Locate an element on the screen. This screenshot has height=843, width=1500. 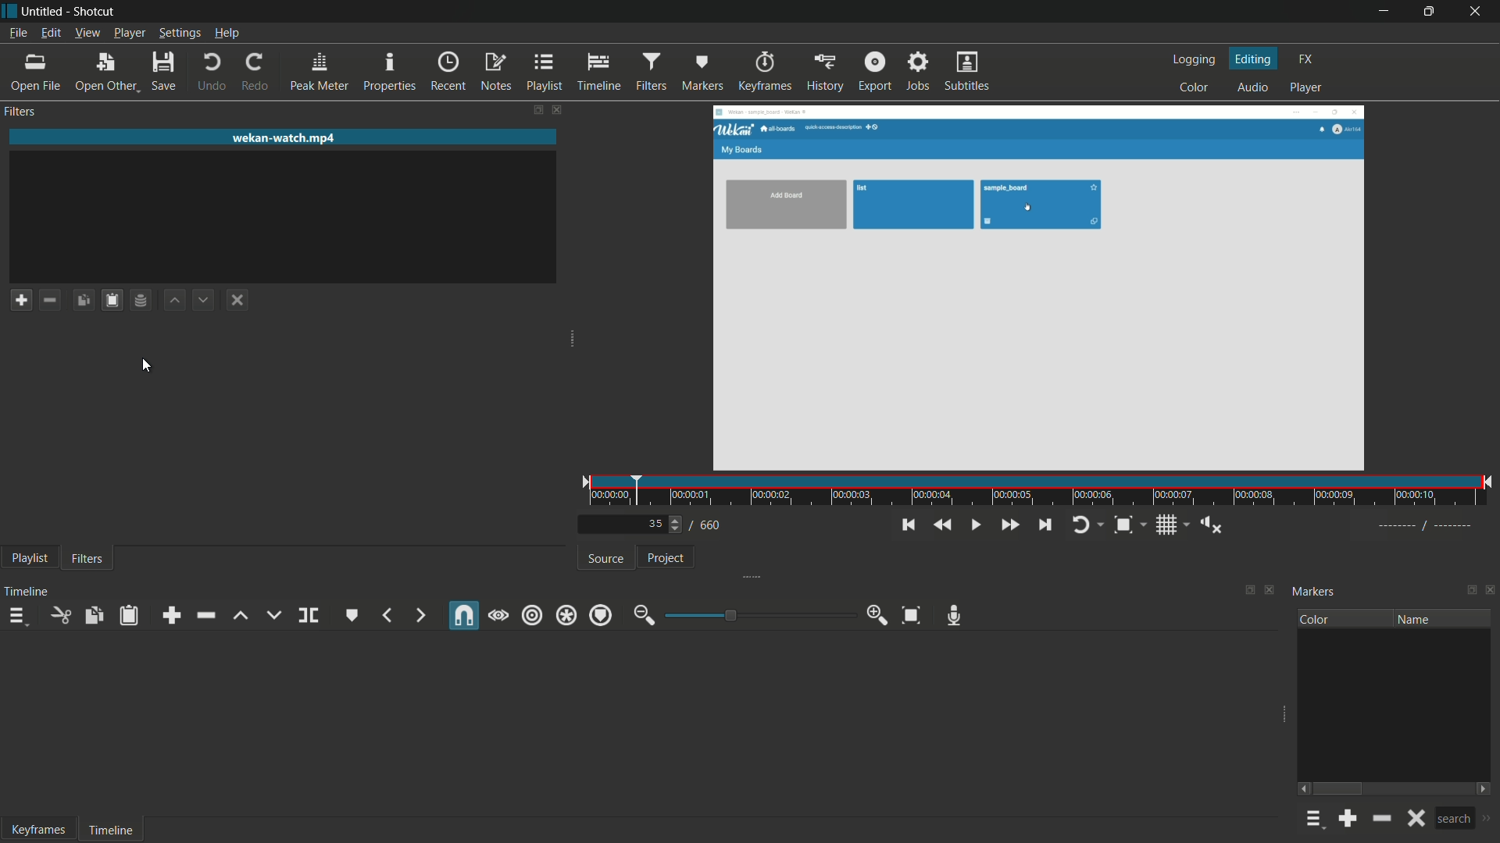
toggle play or pause is located at coordinates (973, 525).